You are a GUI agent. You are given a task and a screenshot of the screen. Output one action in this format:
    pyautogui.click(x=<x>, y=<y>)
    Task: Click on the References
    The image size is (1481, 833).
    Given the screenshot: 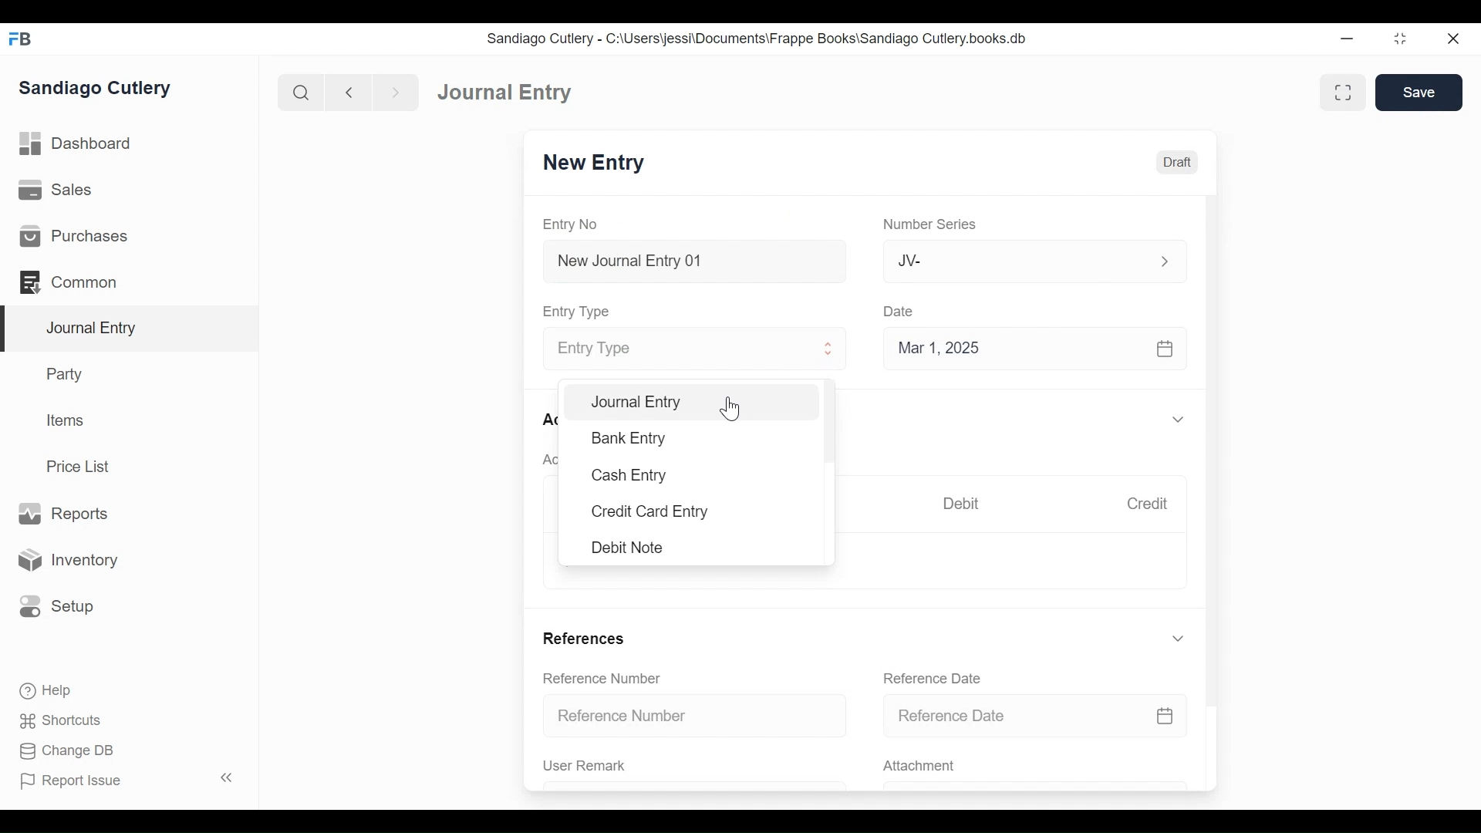 What is the action you would take?
    pyautogui.click(x=581, y=642)
    